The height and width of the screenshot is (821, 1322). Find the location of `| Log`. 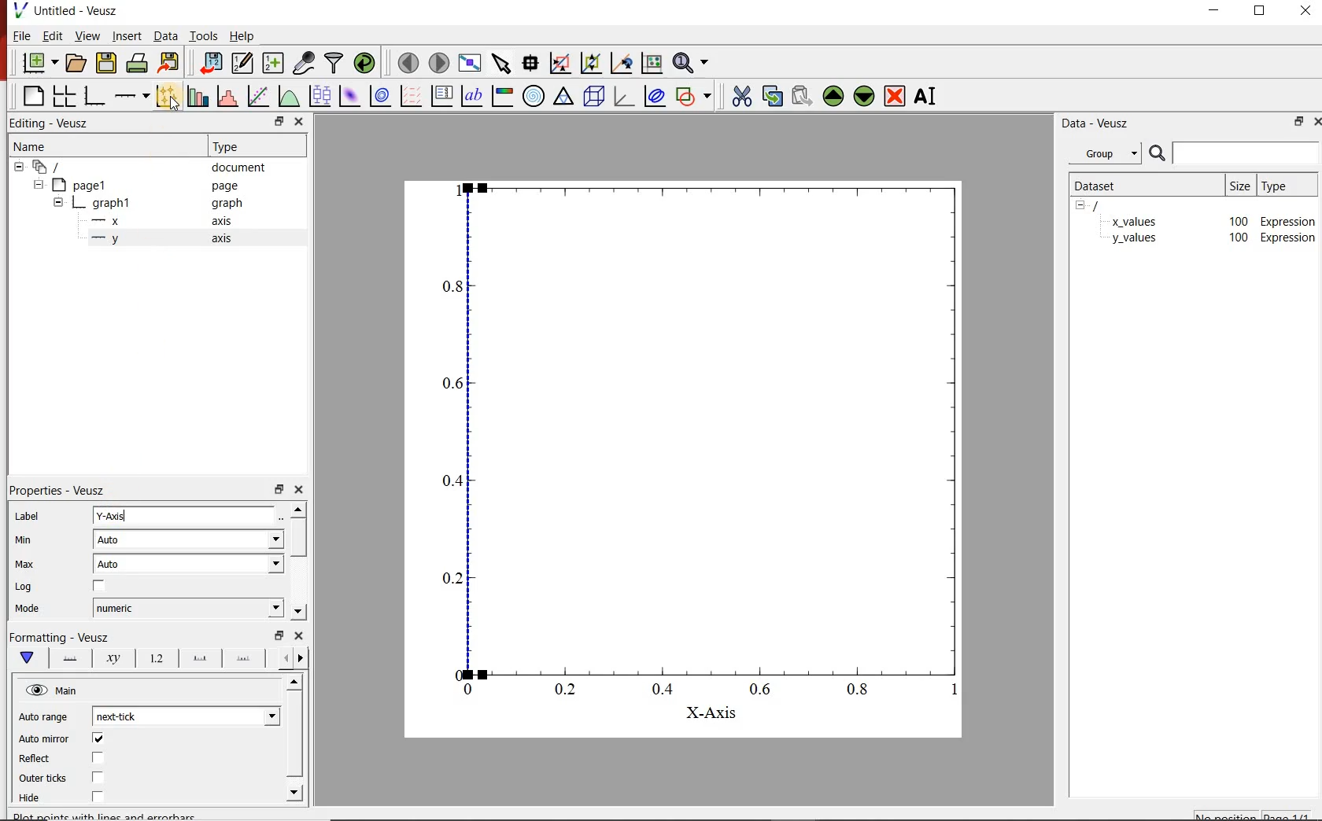

| Log is located at coordinates (25, 587).